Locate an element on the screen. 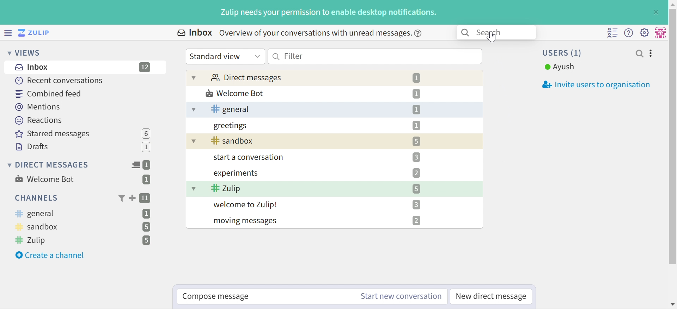 This screenshot has height=309, width=677. Direct messages is located at coordinates (247, 77).